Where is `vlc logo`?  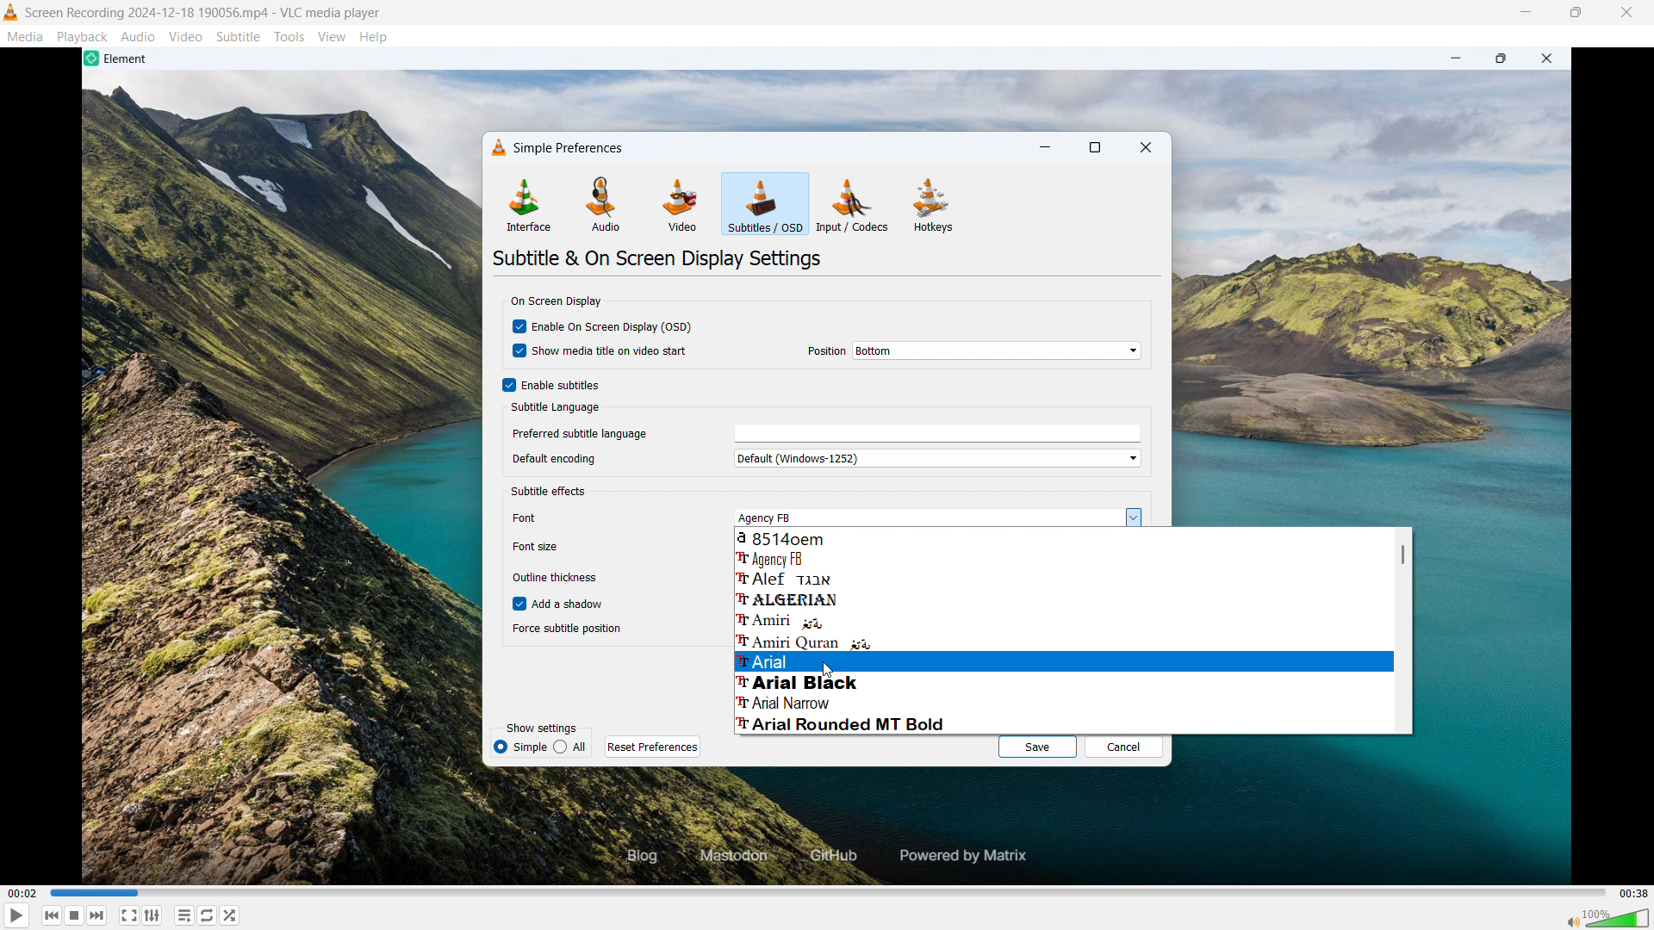
vlc logo is located at coordinates (500, 147).